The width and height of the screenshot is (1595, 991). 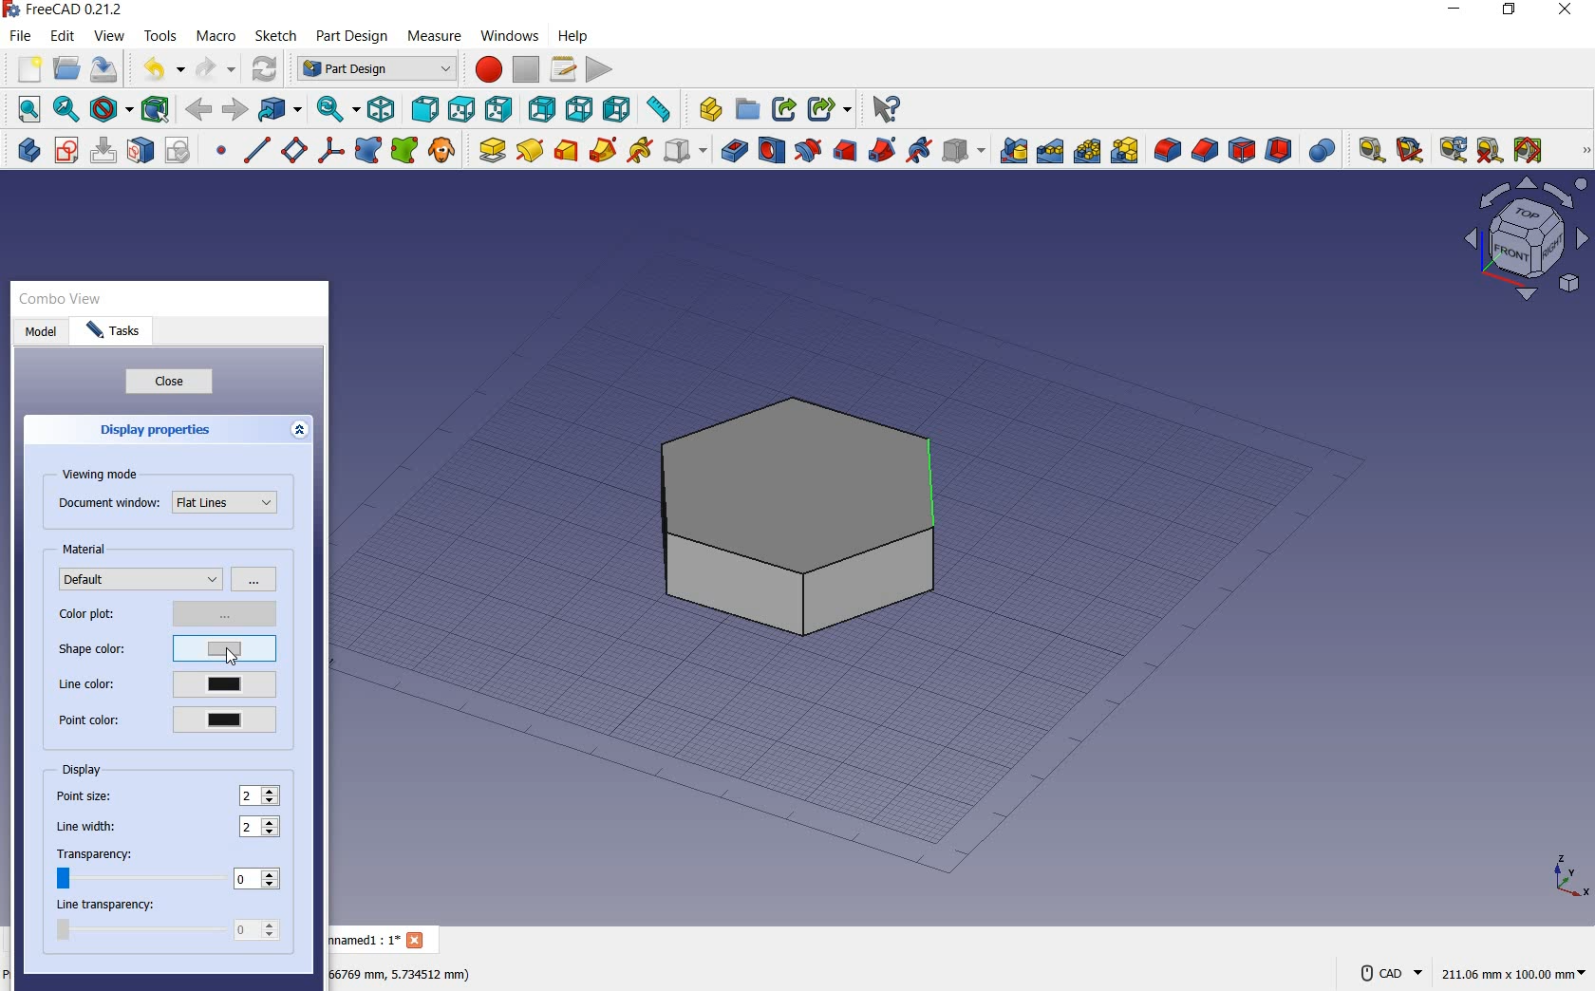 What do you see at coordinates (780, 110) in the screenshot?
I see `make link` at bounding box center [780, 110].